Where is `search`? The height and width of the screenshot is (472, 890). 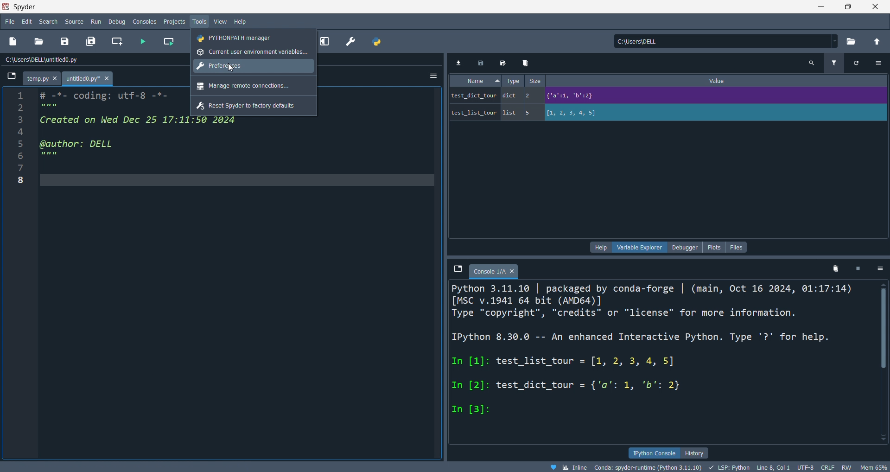
search is located at coordinates (49, 20).